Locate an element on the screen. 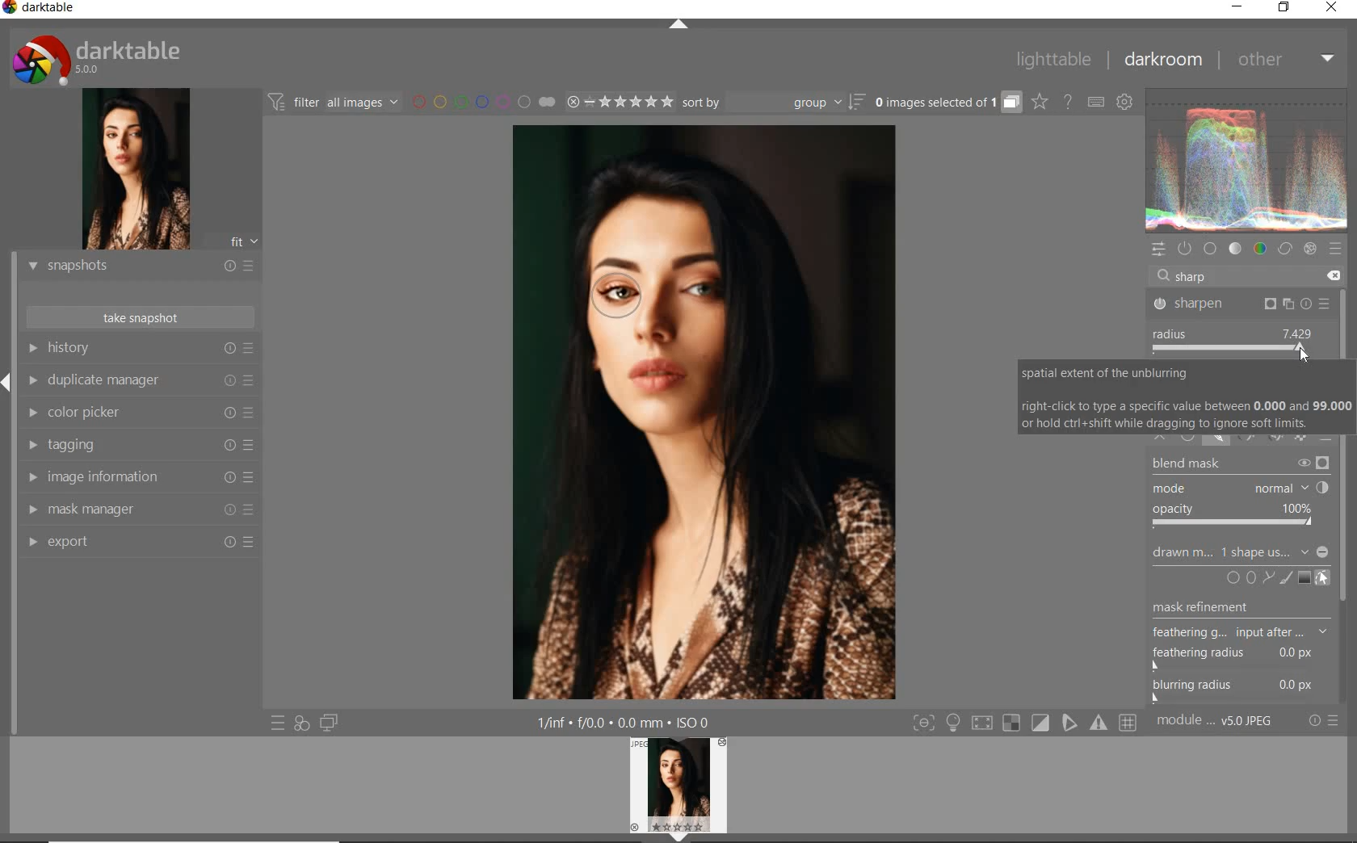  Preview color is located at coordinates (1247, 157).